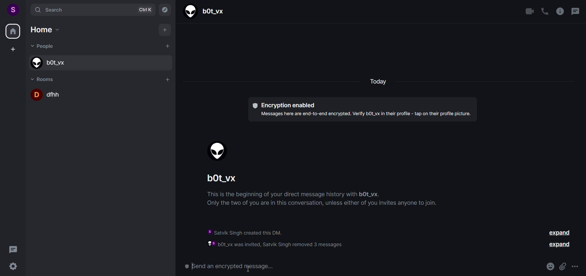  What do you see at coordinates (226, 179) in the screenshot?
I see `people name` at bounding box center [226, 179].